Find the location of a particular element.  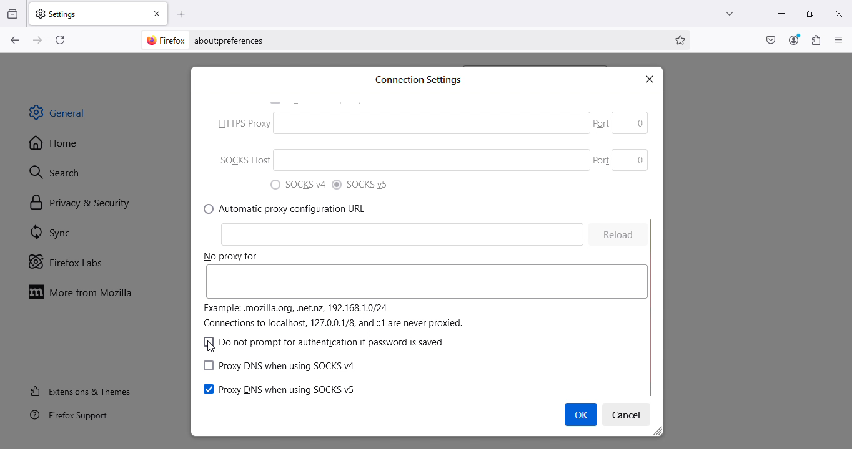

Part 0 is located at coordinates (618, 158).